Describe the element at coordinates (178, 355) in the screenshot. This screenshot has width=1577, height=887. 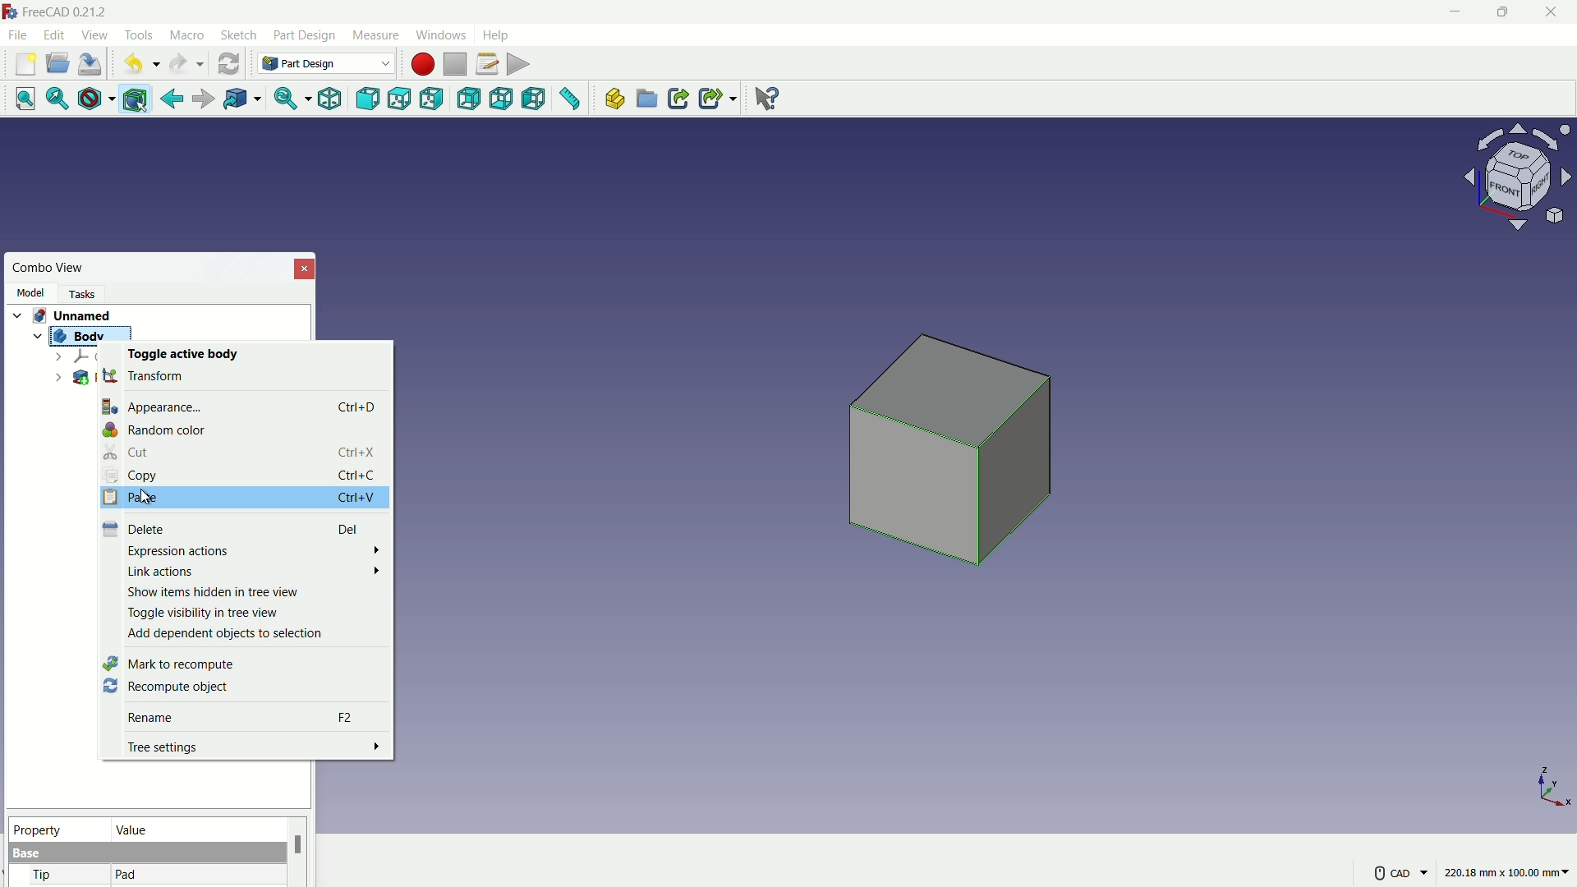
I see `Toggle active body` at that location.